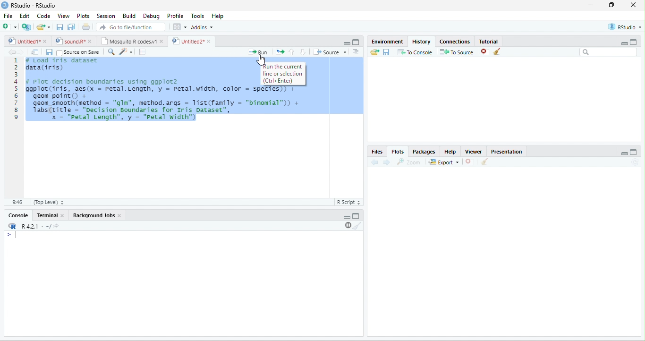 The width and height of the screenshot is (645, 341). I want to click on Zoom, so click(408, 162).